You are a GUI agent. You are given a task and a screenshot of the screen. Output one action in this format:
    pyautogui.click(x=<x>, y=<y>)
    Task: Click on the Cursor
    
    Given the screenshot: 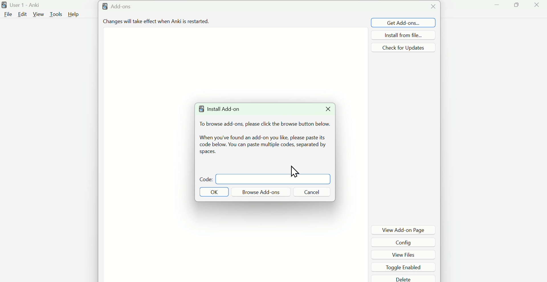 What is the action you would take?
    pyautogui.click(x=291, y=171)
    